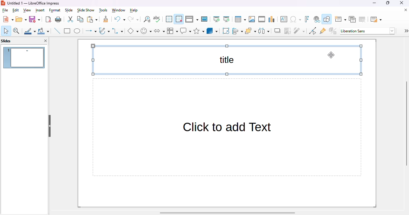 The image size is (409, 215). Describe the element at coordinates (299, 31) in the screenshot. I see `filter` at that location.